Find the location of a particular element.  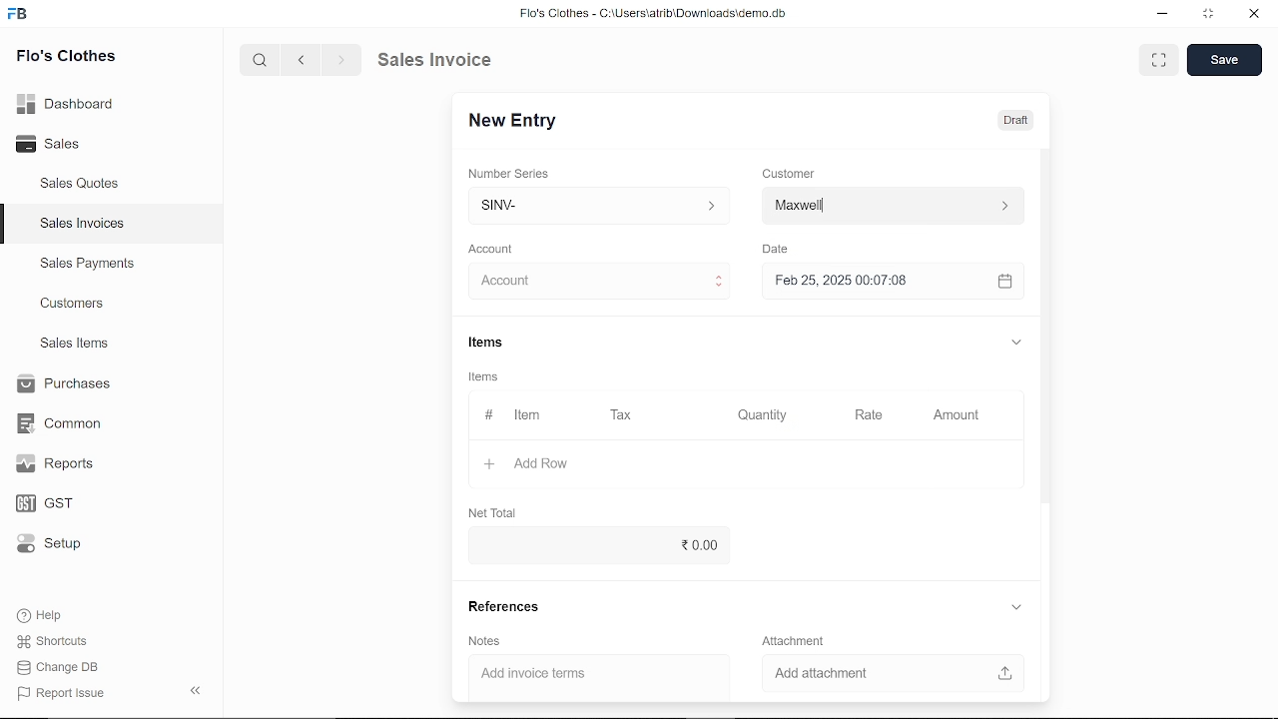

Dashboard is located at coordinates (67, 107).